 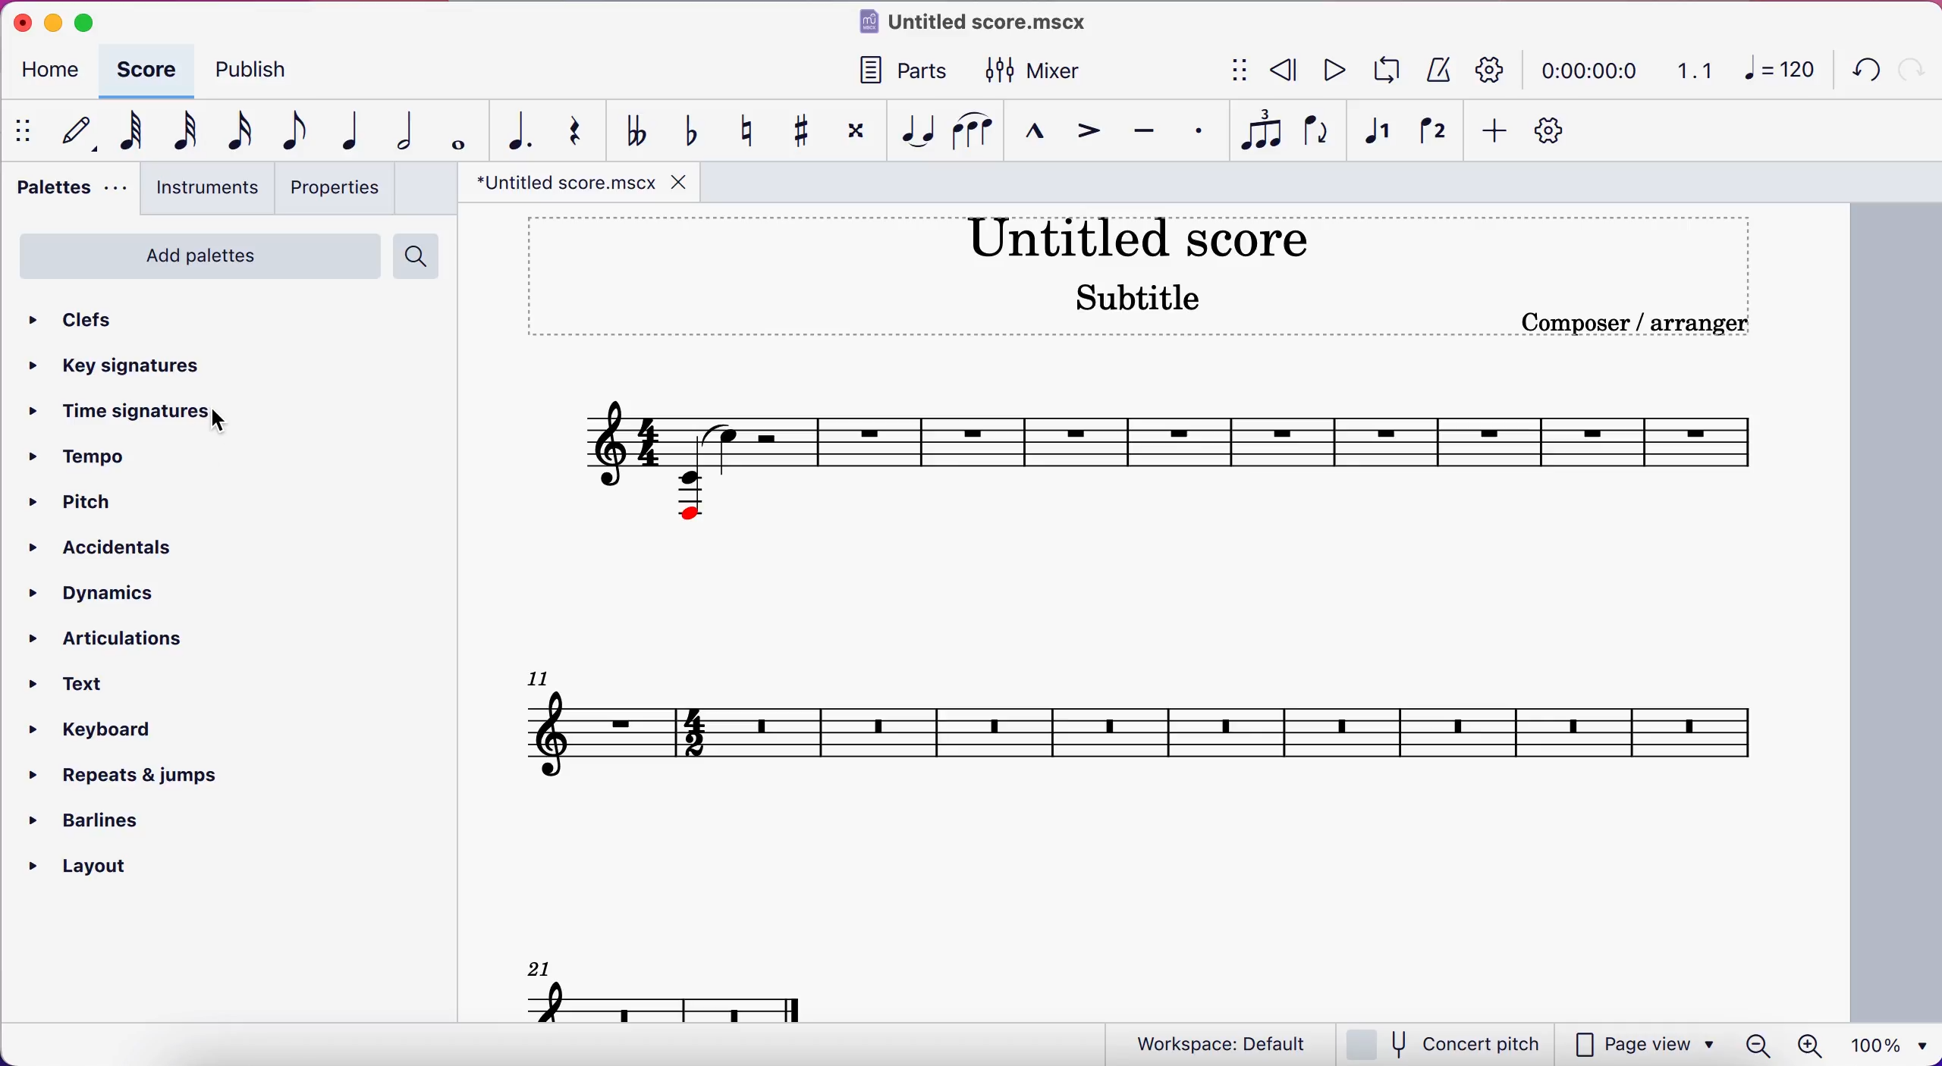 What do you see at coordinates (1815, 1045) in the screenshot?
I see `zoom in` at bounding box center [1815, 1045].